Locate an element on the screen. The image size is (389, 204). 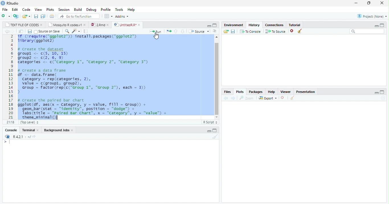
print current file is located at coordinates (53, 16).